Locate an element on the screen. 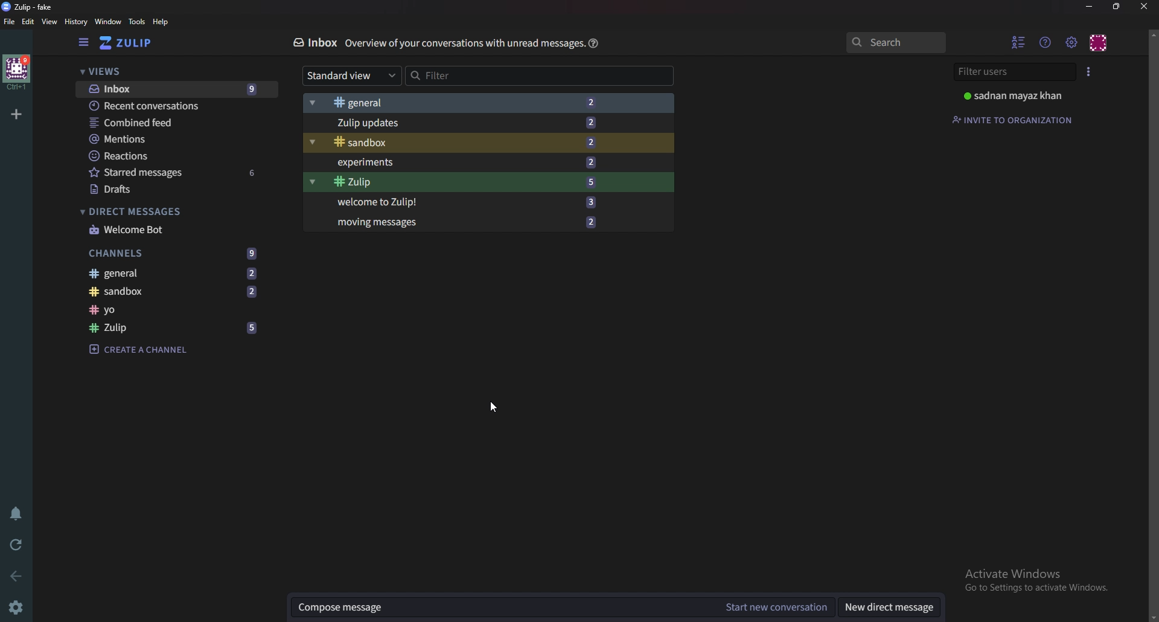  main menu is located at coordinates (1071, 43).